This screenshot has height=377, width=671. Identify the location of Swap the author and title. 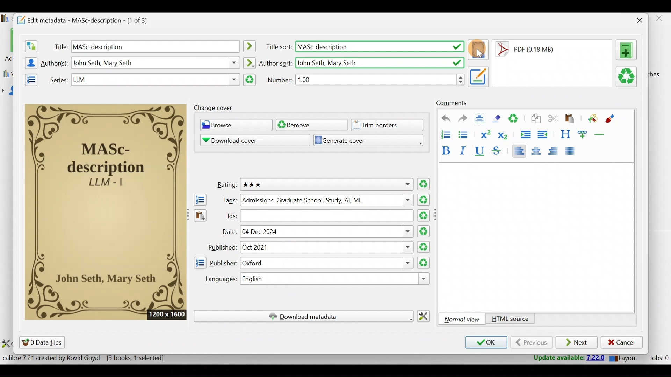
(30, 45).